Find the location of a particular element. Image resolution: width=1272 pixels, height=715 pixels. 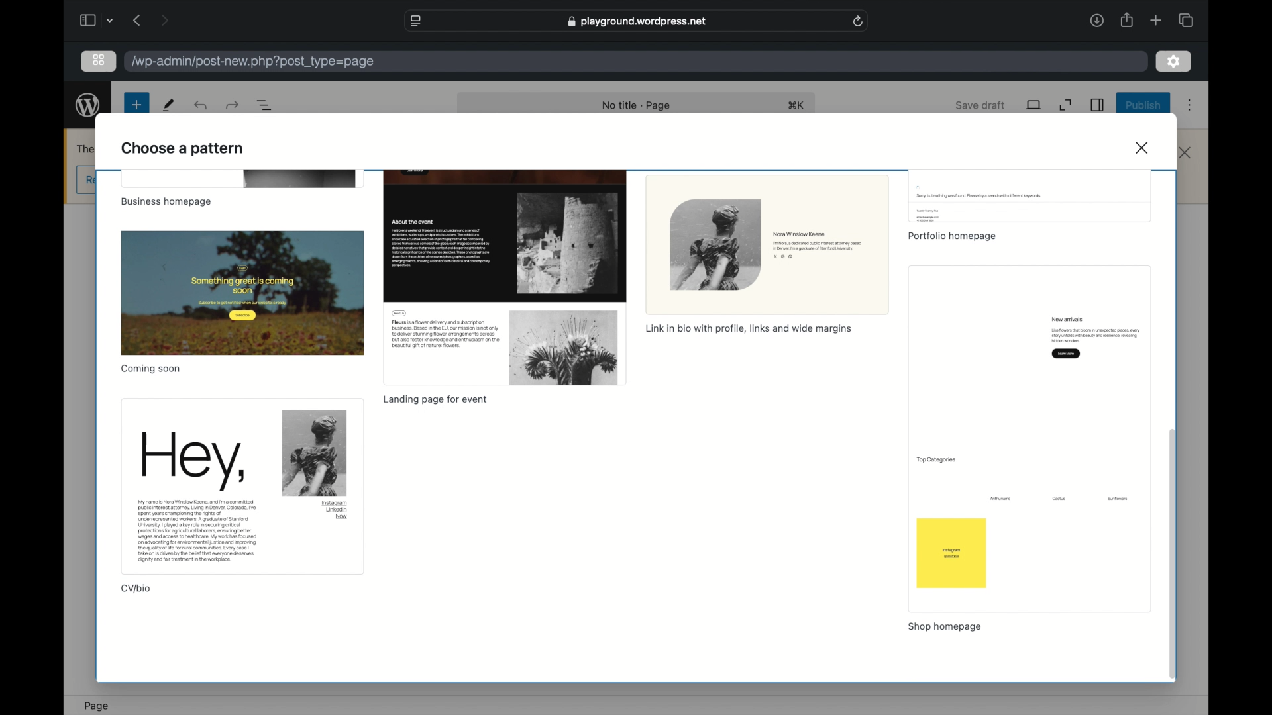

dropdown is located at coordinates (111, 21).